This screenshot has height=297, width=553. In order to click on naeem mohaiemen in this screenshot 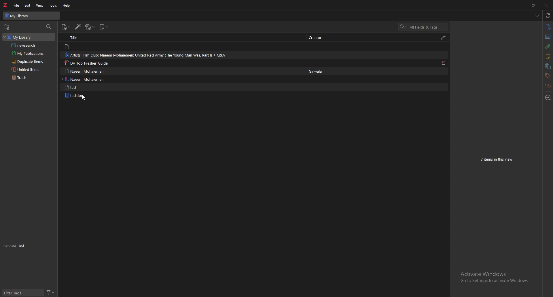, I will do `click(86, 71)`.